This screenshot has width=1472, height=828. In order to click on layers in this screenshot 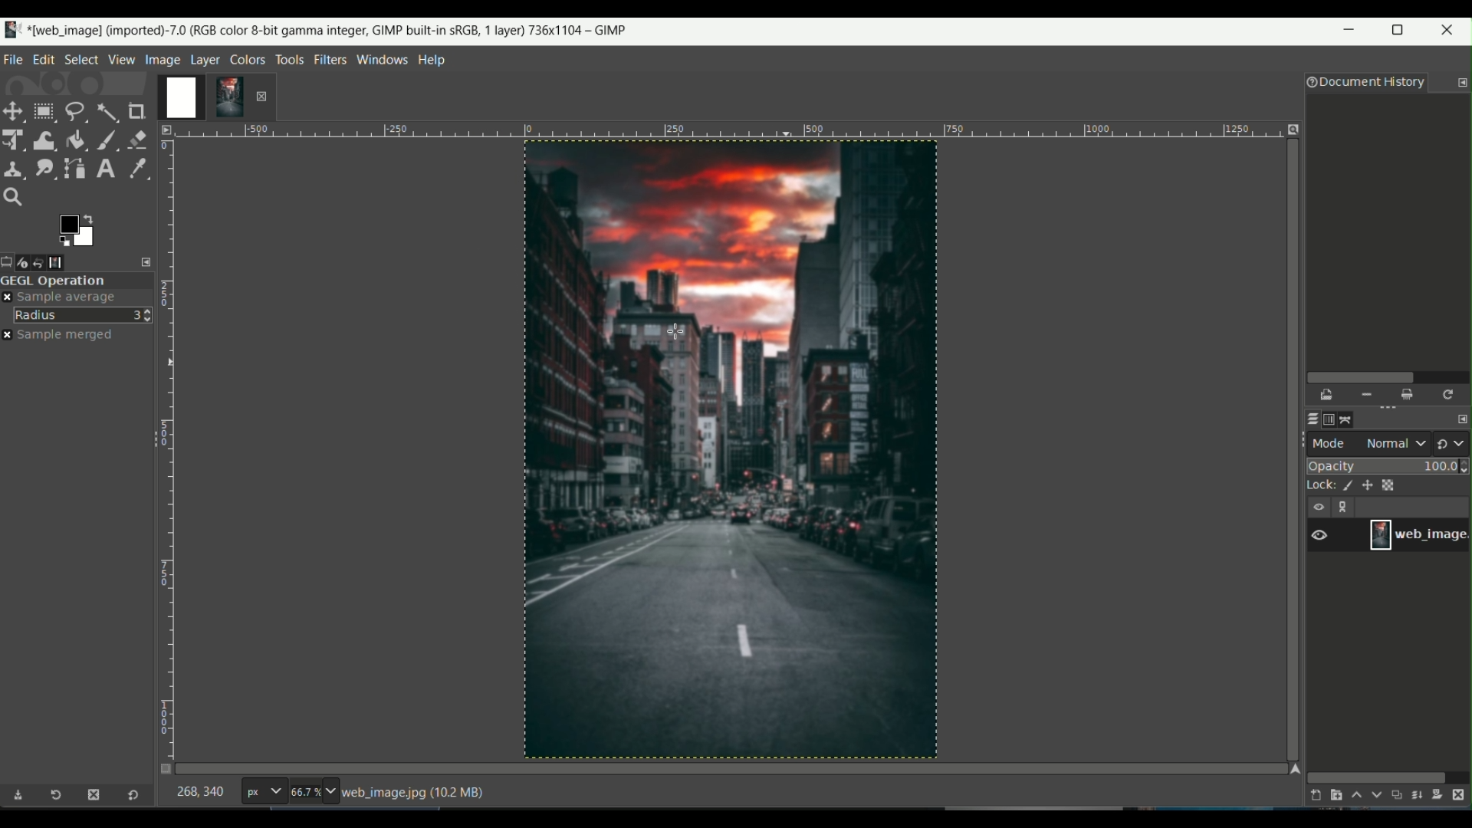, I will do `click(1309, 419)`.